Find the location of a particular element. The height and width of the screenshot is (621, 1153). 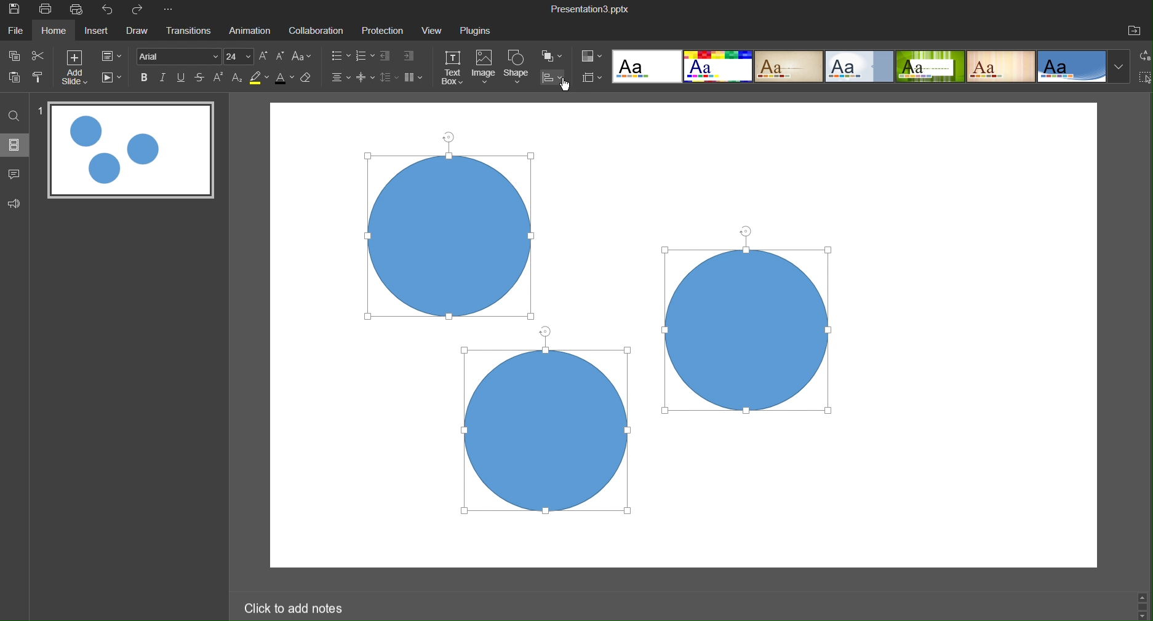

Animation is located at coordinates (252, 31).